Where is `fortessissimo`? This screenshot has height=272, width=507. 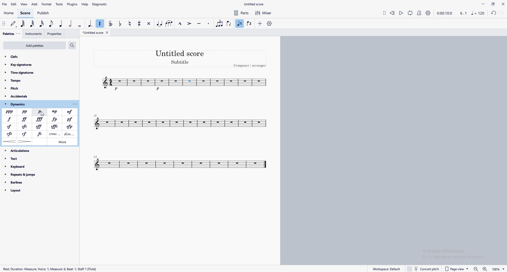
fortessissimo is located at coordinates (40, 119).